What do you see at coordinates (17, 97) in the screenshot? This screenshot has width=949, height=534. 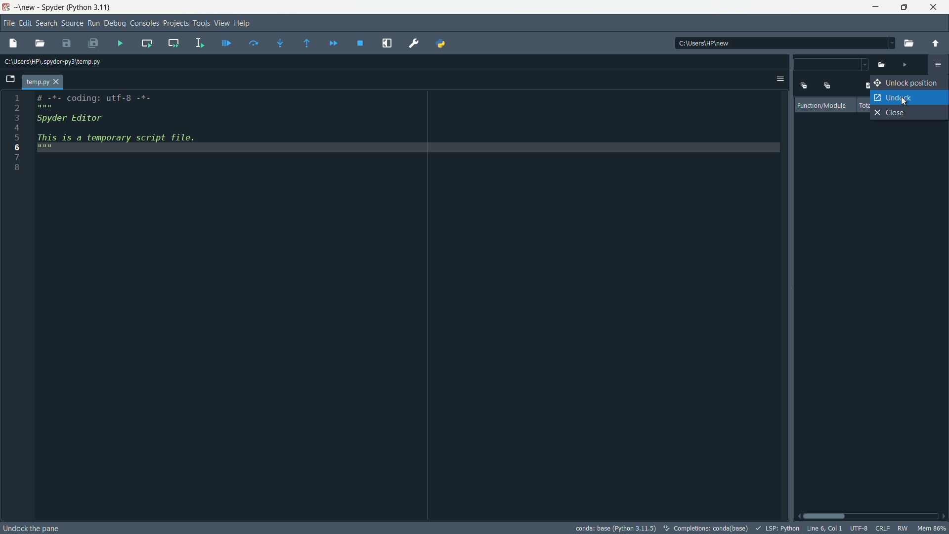 I see `1` at bounding box center [17, 97].